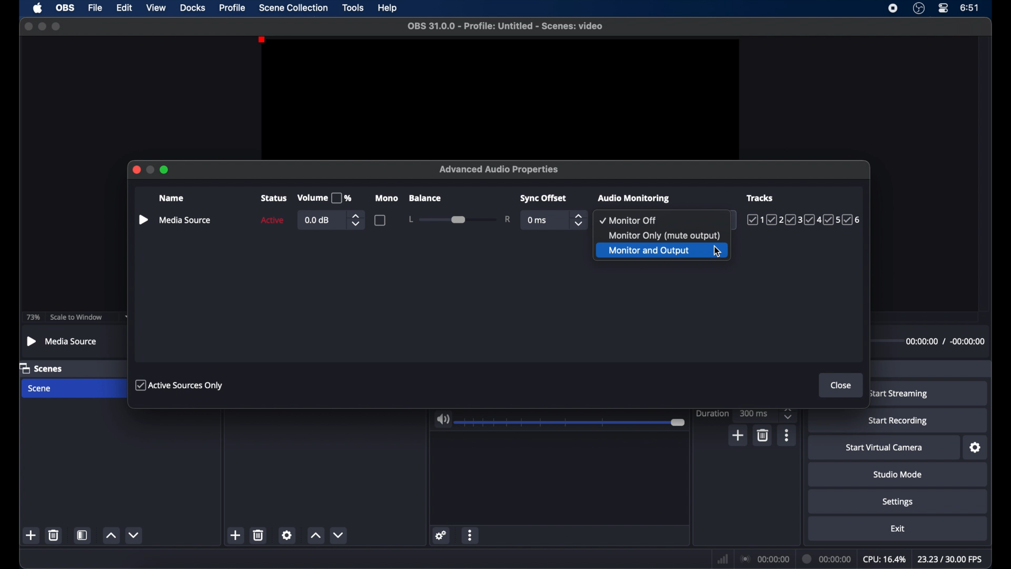 This screenshot has height=569, width=1011. I want to click on slider, so click(461, 219).